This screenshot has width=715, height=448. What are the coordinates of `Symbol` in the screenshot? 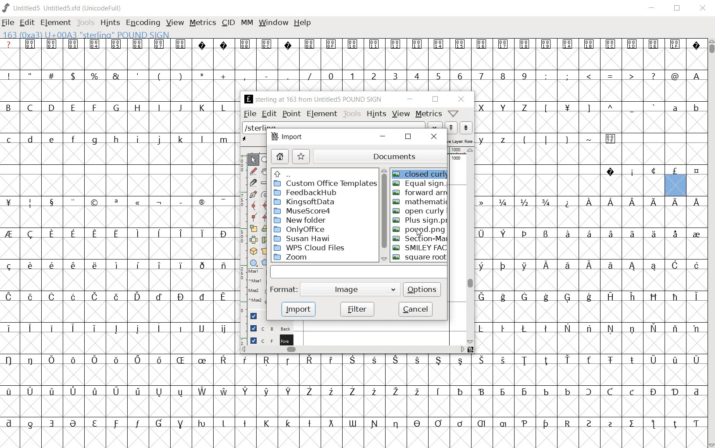 It's located at (483, 44).